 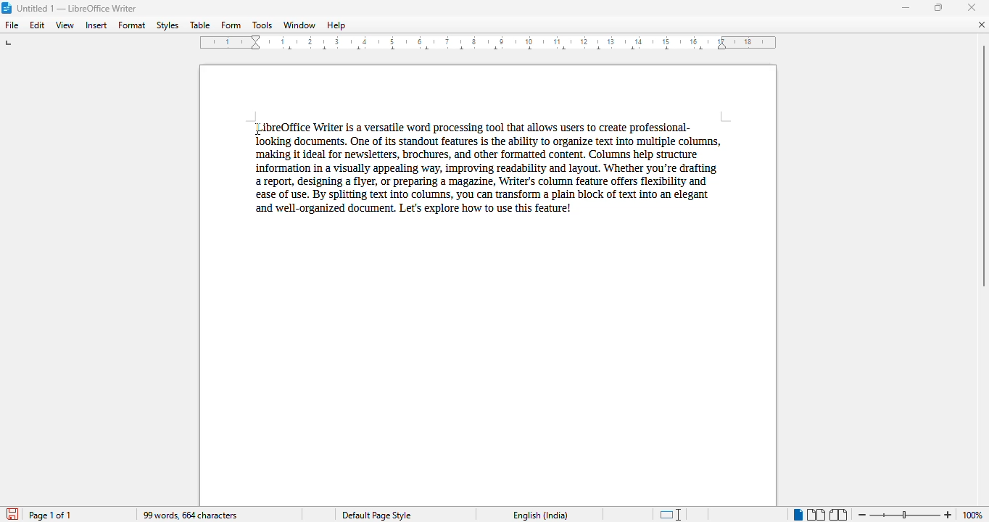 What do you see at coordinates (299, 25) in the screenshot?
I see `window` at bounding box center [299, 25].